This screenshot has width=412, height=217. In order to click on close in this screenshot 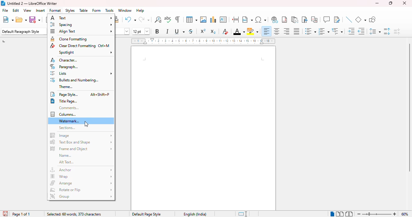, I will do `click(404, 3)`.